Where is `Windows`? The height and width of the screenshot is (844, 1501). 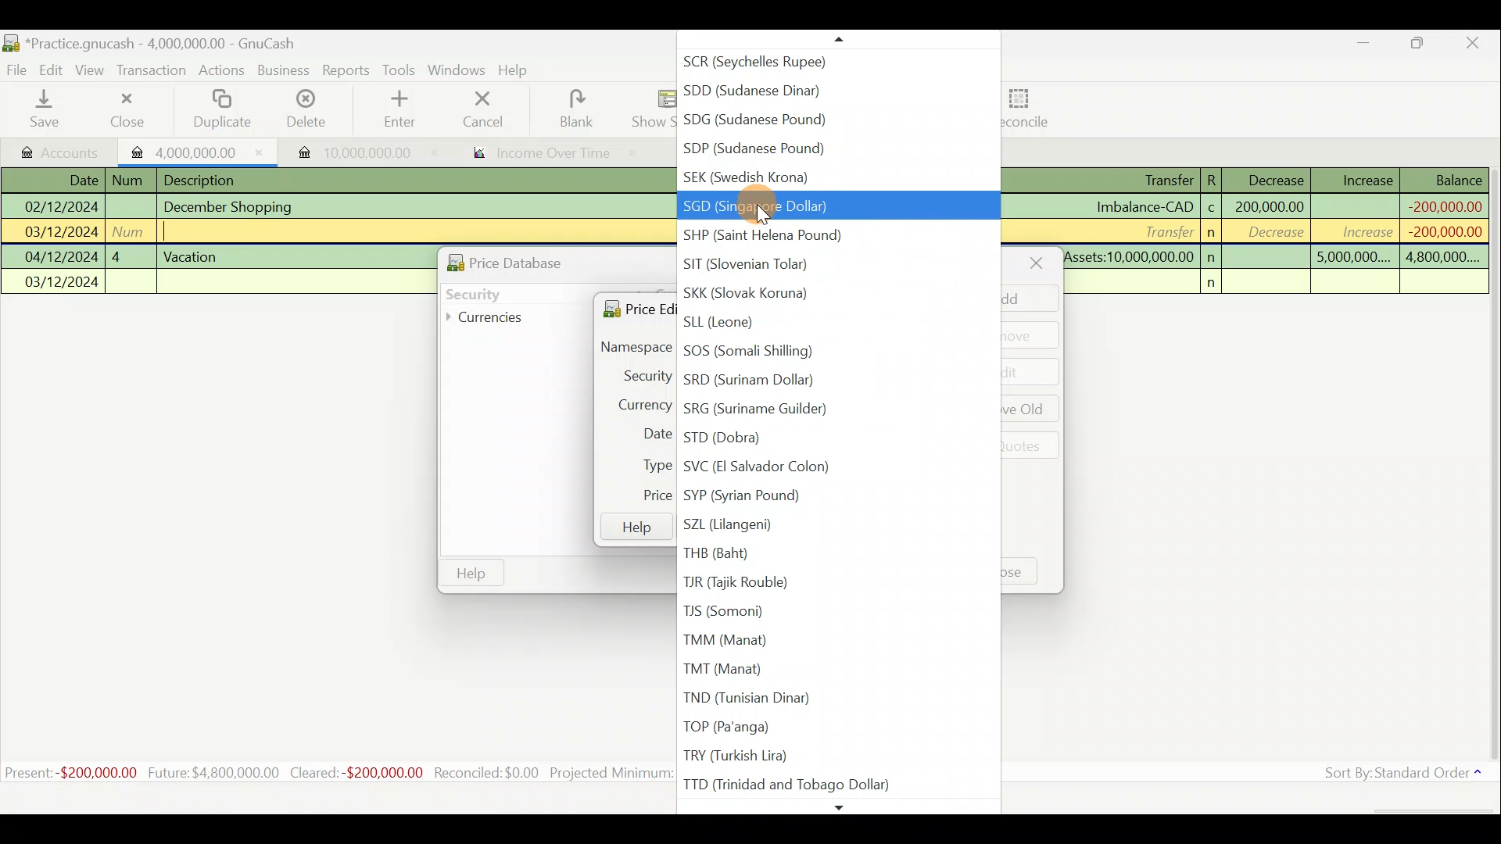
Windows is located at coordinates (457, 70).